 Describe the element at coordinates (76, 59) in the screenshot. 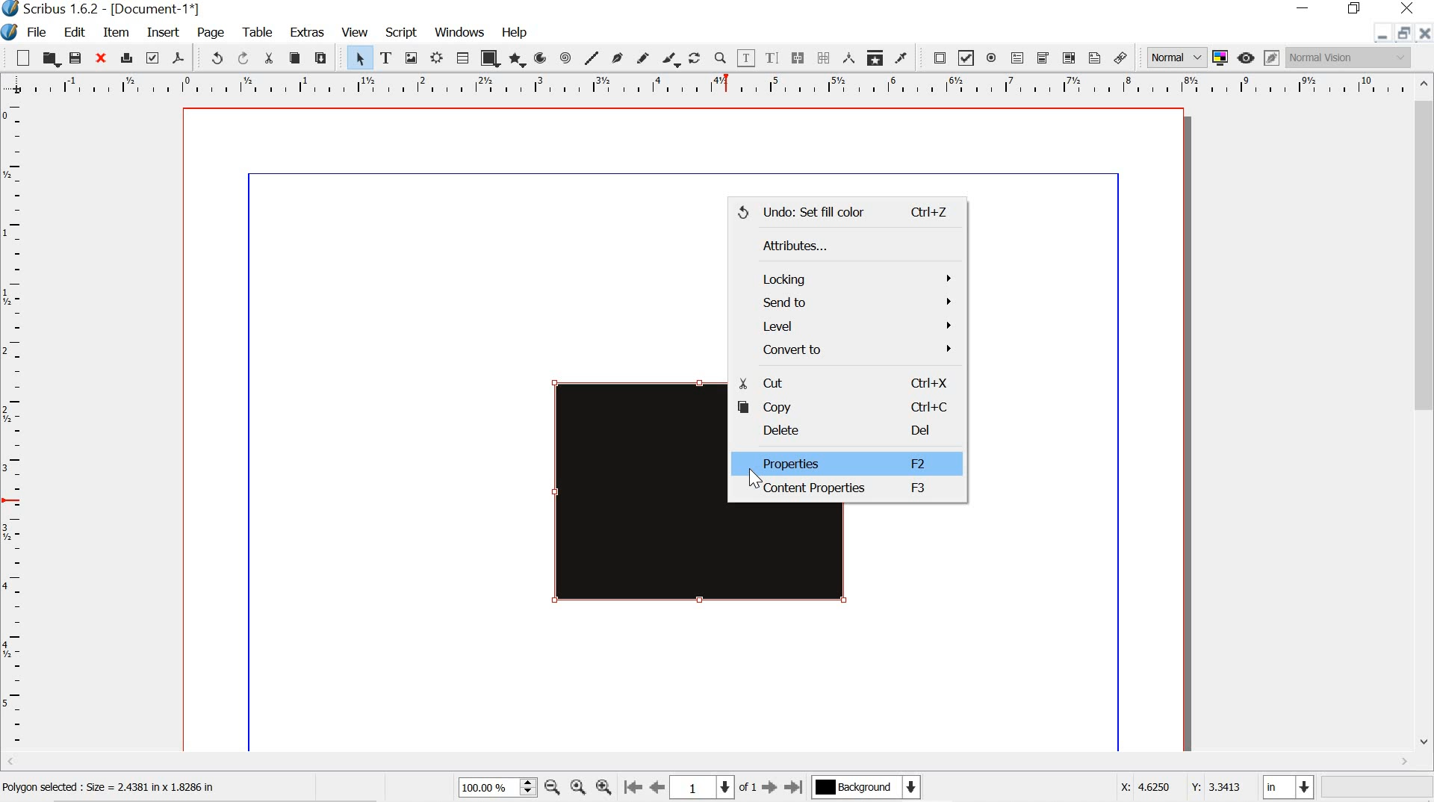

I see `save` at that location.